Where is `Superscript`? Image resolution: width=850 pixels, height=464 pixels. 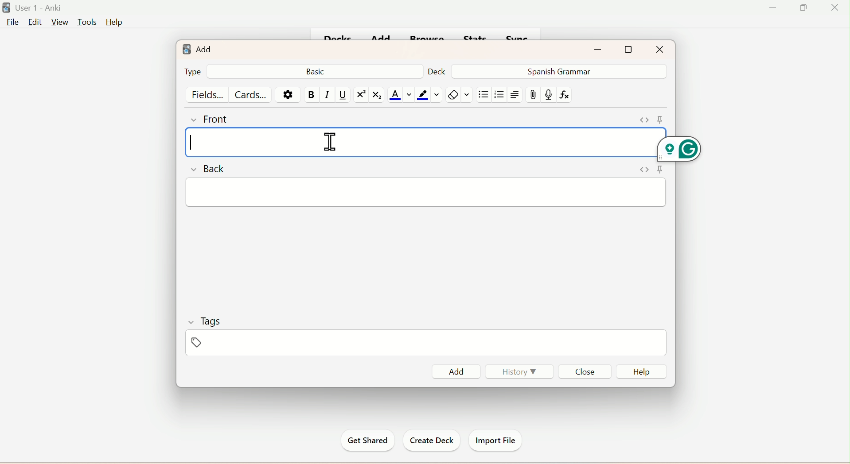 Superscript is located at coordinates (359, 95).